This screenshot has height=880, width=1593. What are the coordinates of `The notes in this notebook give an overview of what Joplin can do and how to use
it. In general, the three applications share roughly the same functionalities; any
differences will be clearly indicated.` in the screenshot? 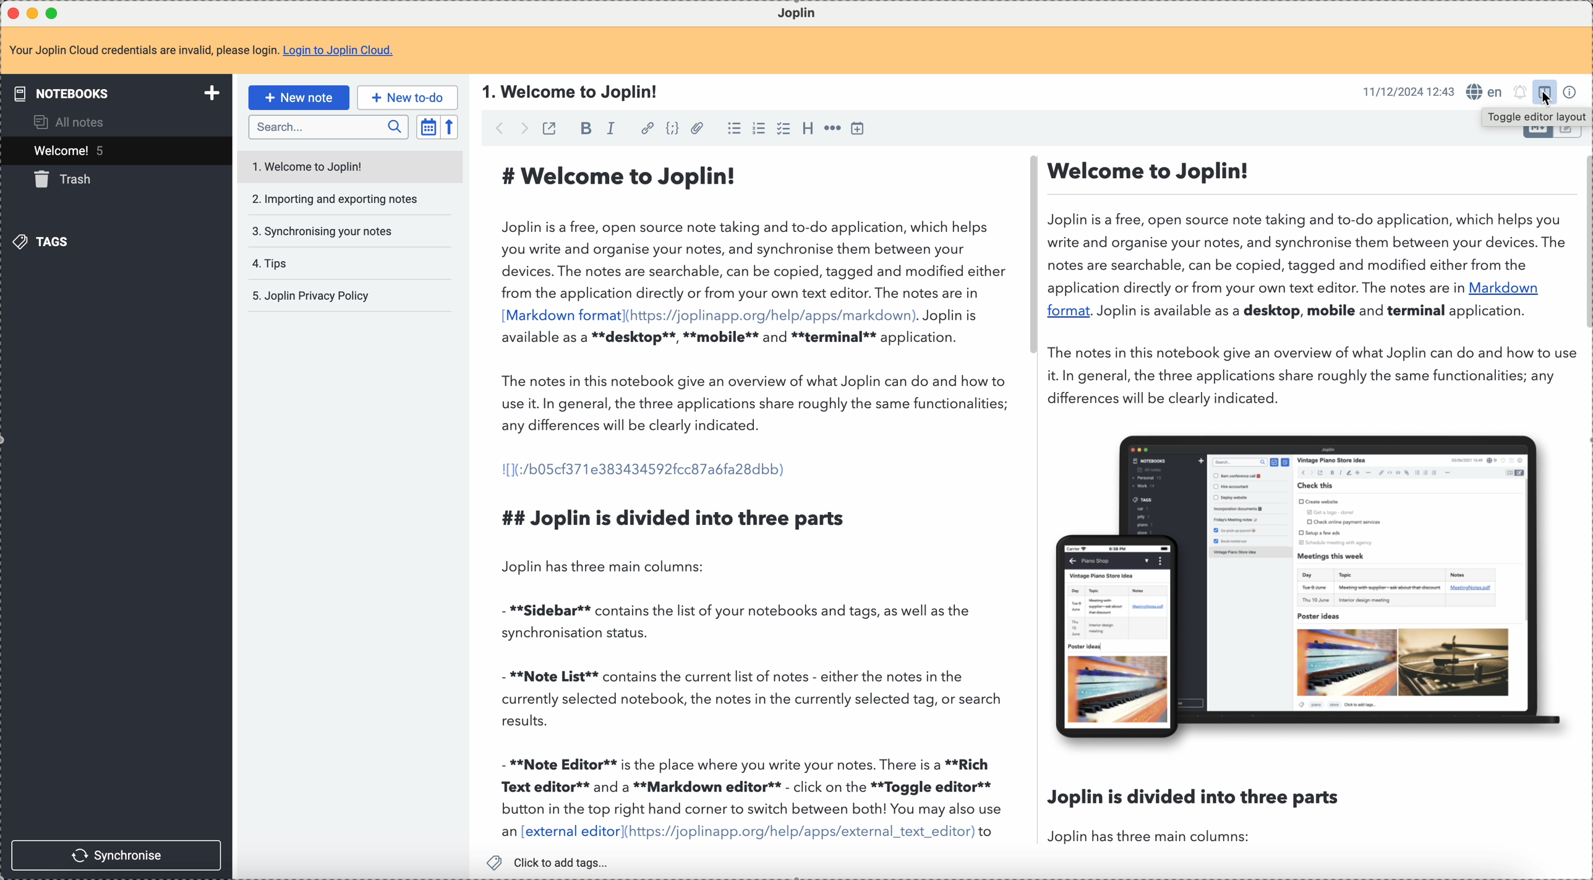 It's located at (1310, 375).